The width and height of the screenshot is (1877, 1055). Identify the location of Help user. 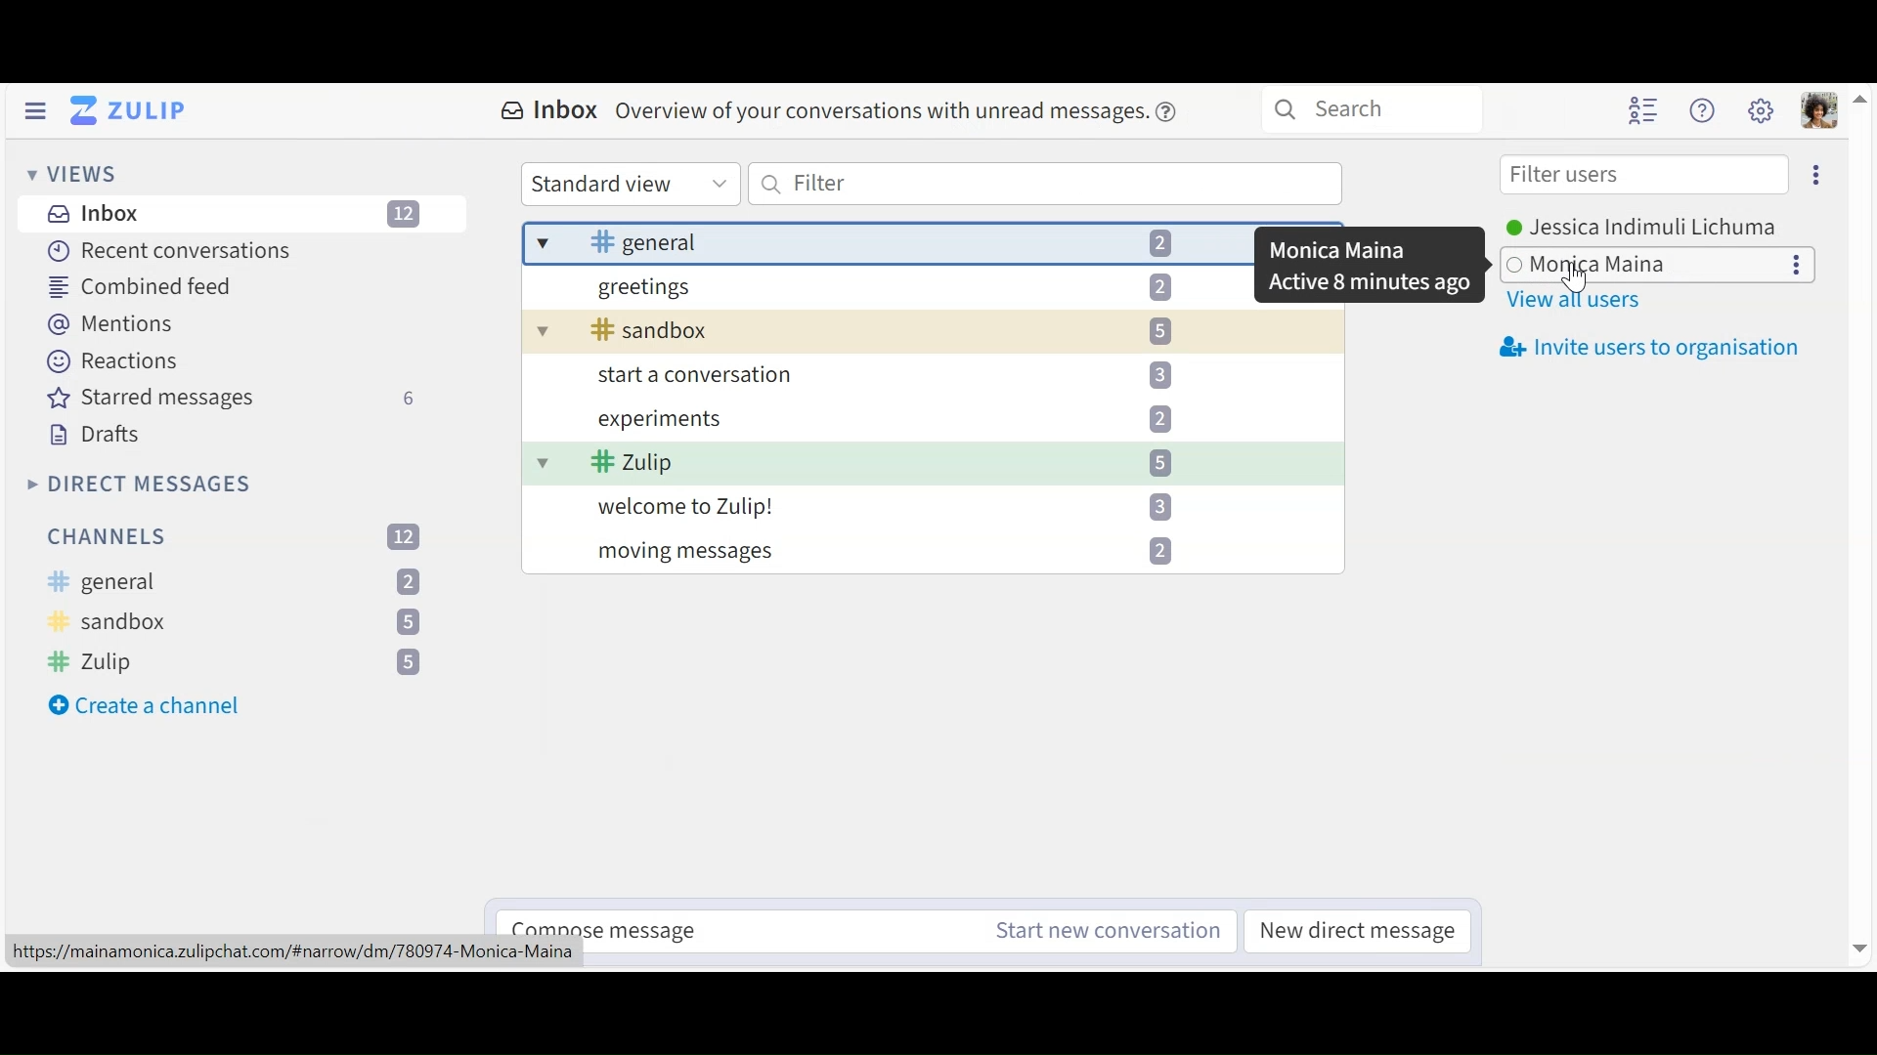
(1703, 109).